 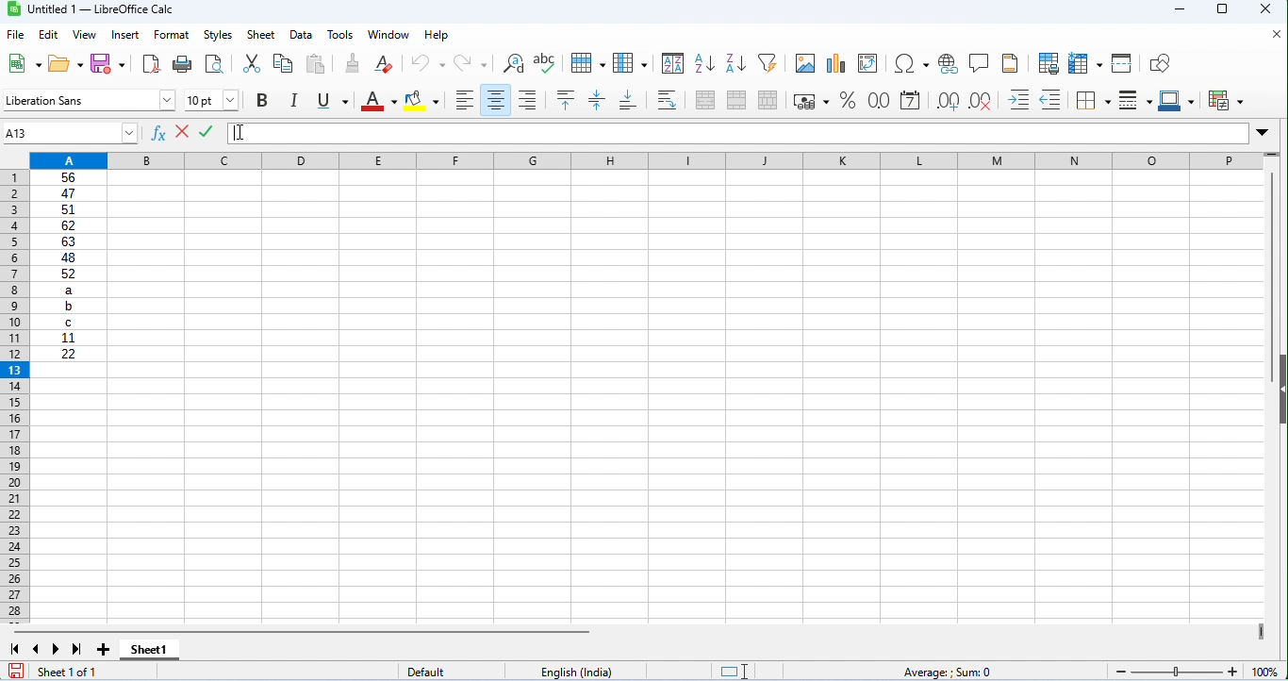 I want to click on spelling, so click(x=547, y=63).